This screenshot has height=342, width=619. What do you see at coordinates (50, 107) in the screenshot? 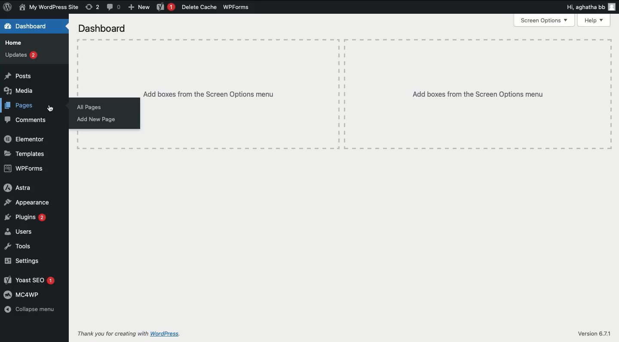
I see `Cursor` at bounding box center [50, 107].